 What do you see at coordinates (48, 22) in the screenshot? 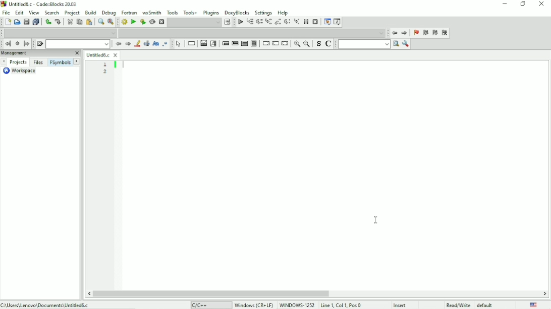
I see `undo` at bounding box center [48, 22].